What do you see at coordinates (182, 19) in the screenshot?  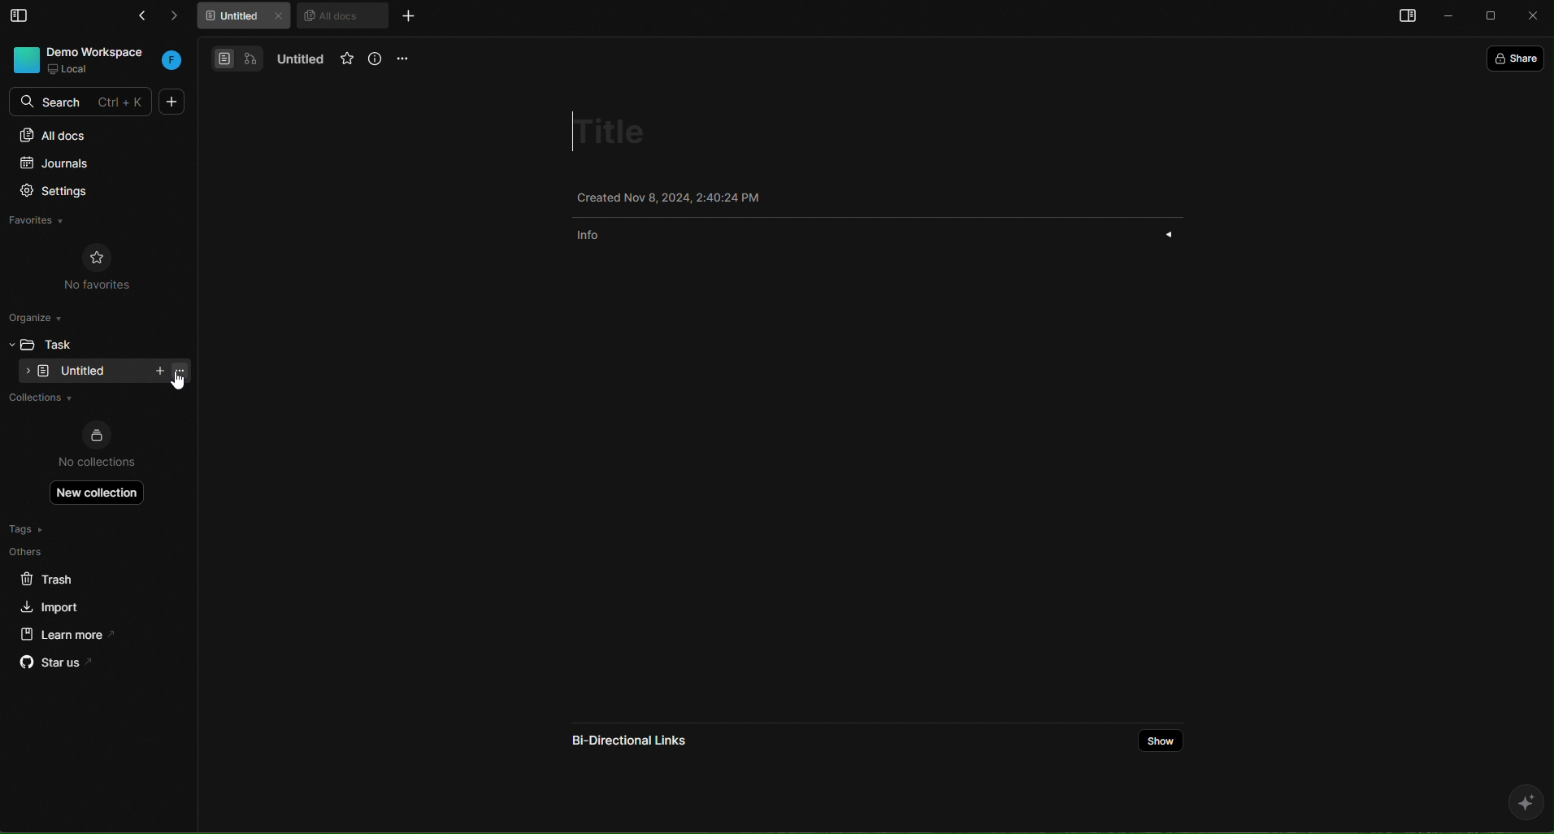 I see `forward` at bounding box center [182, 19].